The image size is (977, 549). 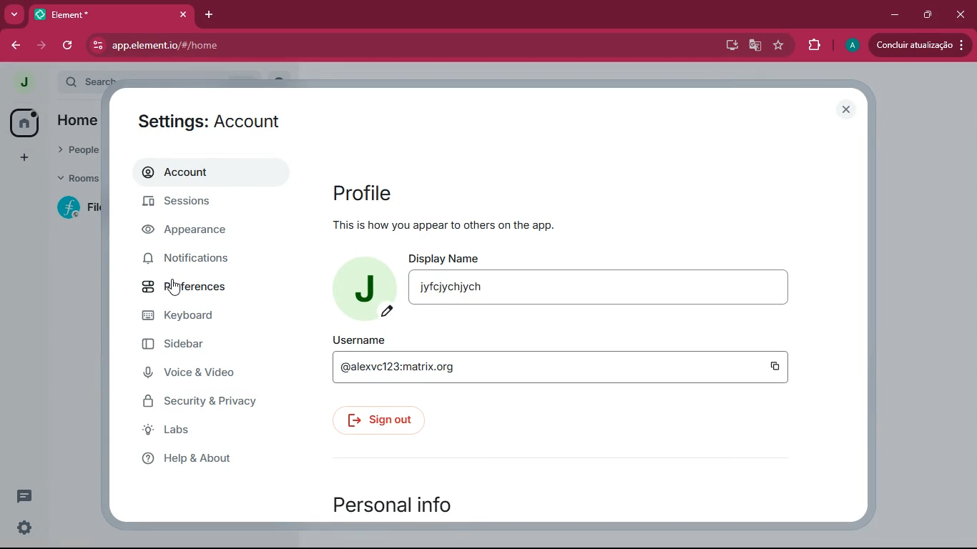 I want to click on labs, so click(x=216, y=430).